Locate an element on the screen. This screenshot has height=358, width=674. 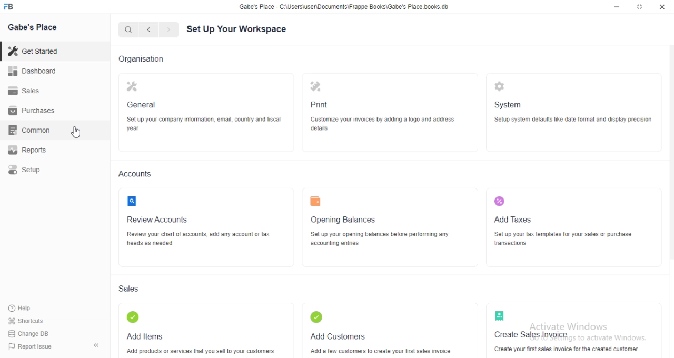
‘Add products or services that you sell to your customers is located at coordinates (201, 351).